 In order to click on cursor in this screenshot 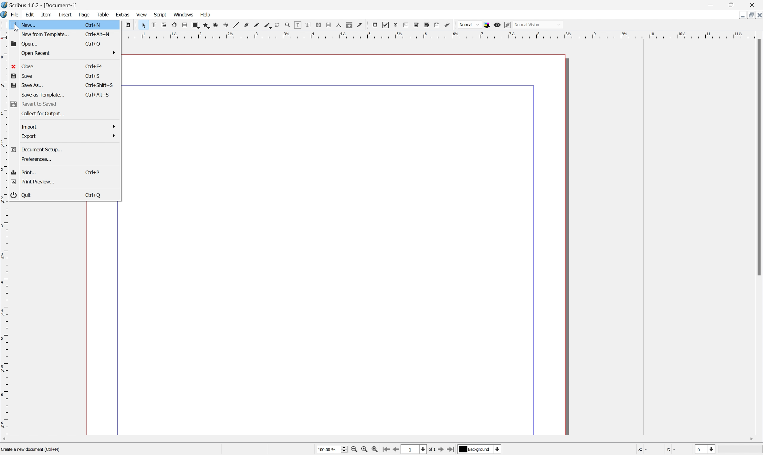, I will do `click(16, 28)`.